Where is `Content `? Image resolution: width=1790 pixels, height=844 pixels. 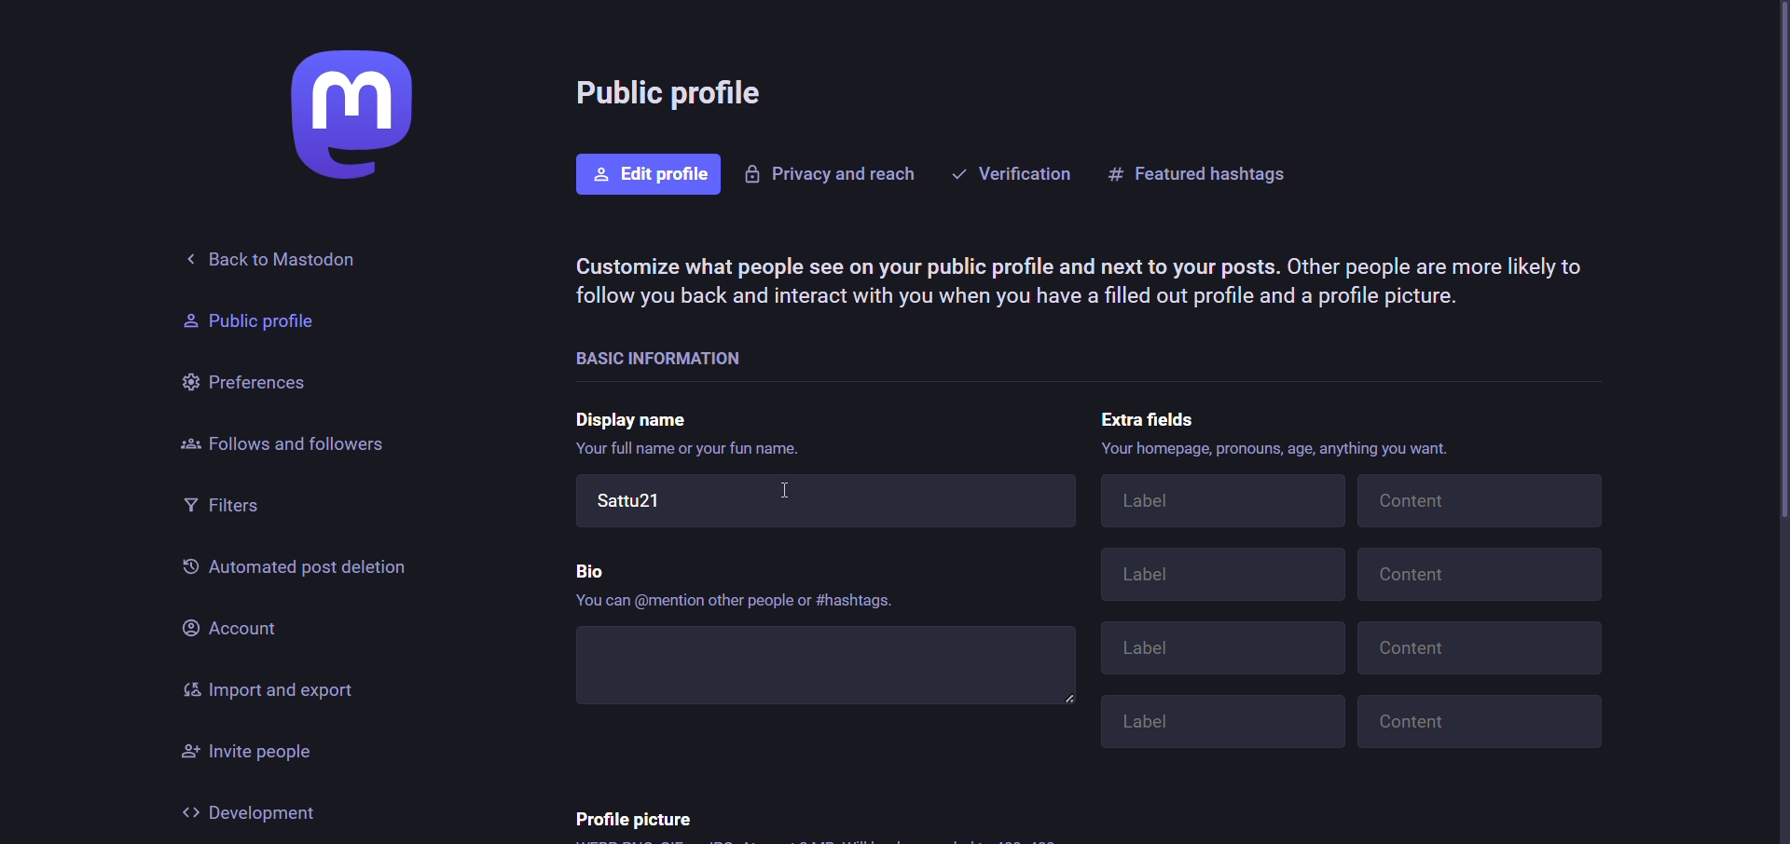 Content  is located at coordinates (1480, 575).